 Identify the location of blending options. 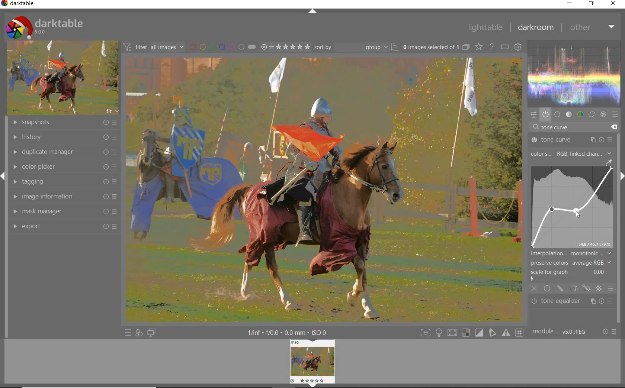
(610, 288).